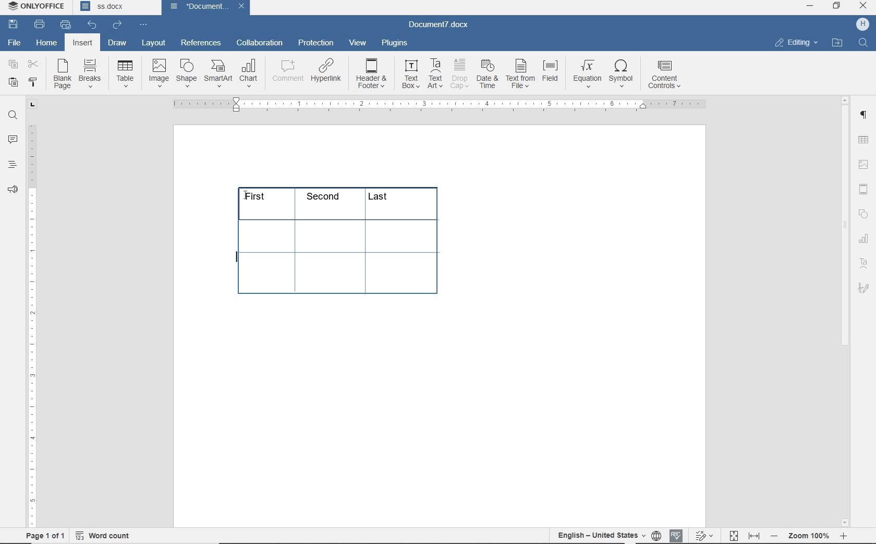 The width and height of the screenshot is (876, 544). I want to click on customize quick access toolbar, so click(143, 25).